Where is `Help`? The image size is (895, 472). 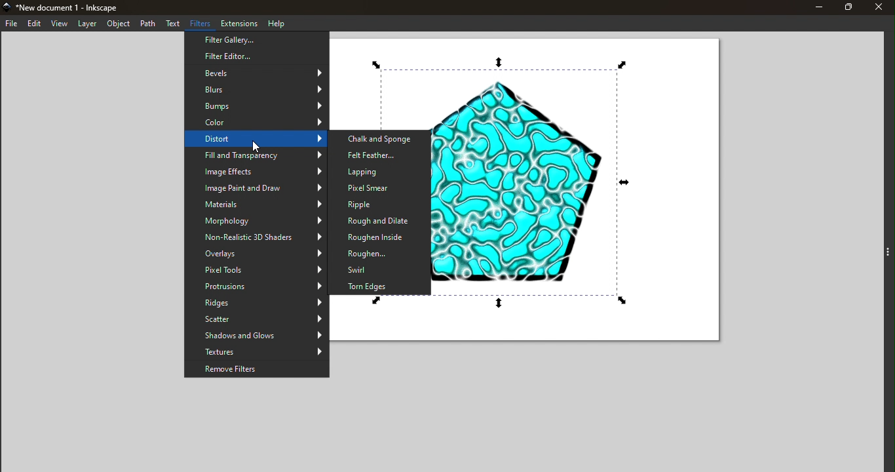
Help is located at coordinates (276, 22).